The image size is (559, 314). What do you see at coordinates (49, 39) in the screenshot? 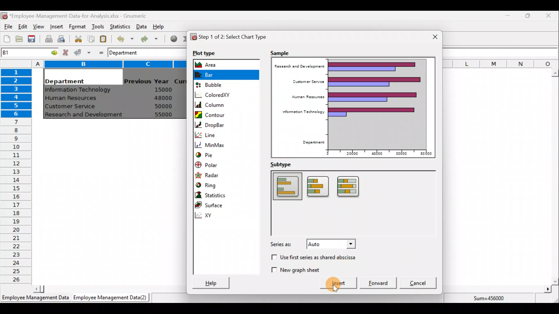
I see `Print current file` at bounding box center [49, 39].